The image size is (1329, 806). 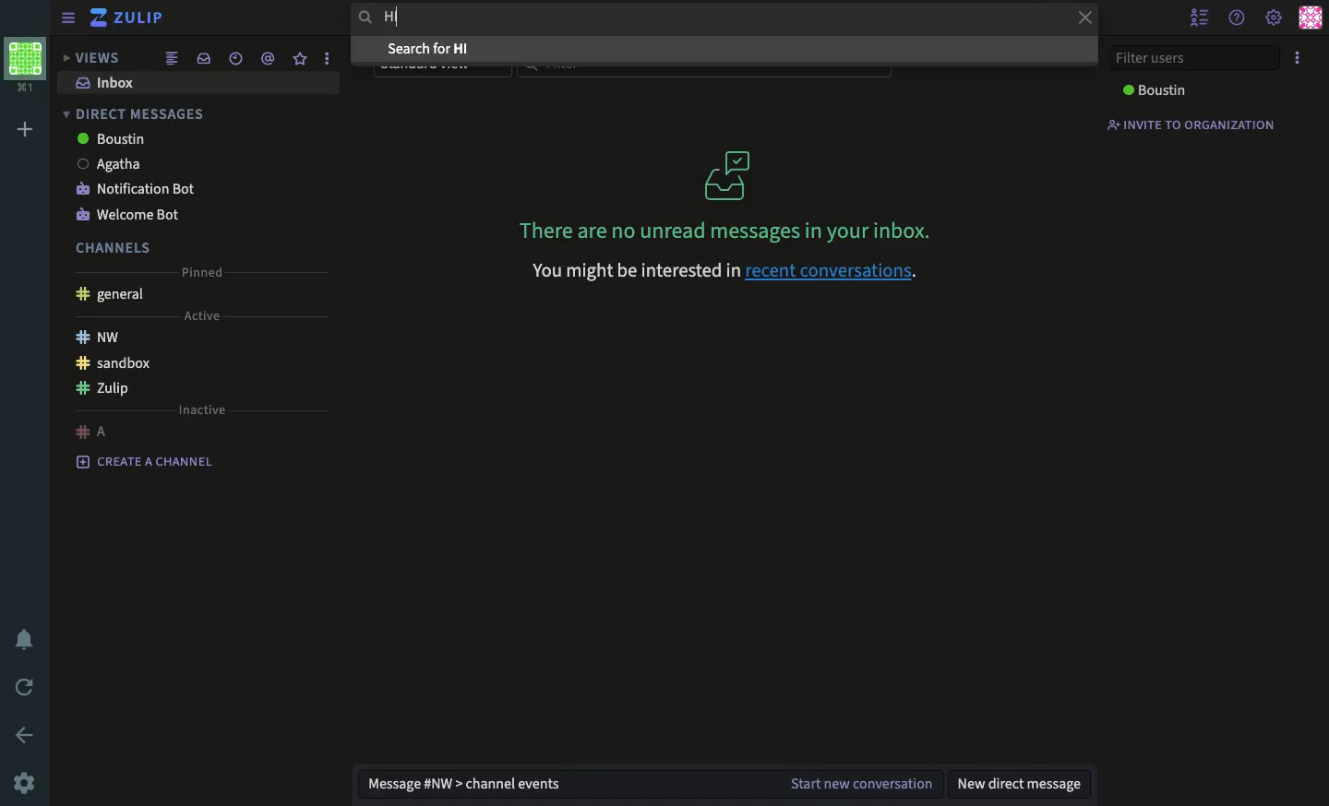 I want to click on zulip, so click(x=129, y=18).